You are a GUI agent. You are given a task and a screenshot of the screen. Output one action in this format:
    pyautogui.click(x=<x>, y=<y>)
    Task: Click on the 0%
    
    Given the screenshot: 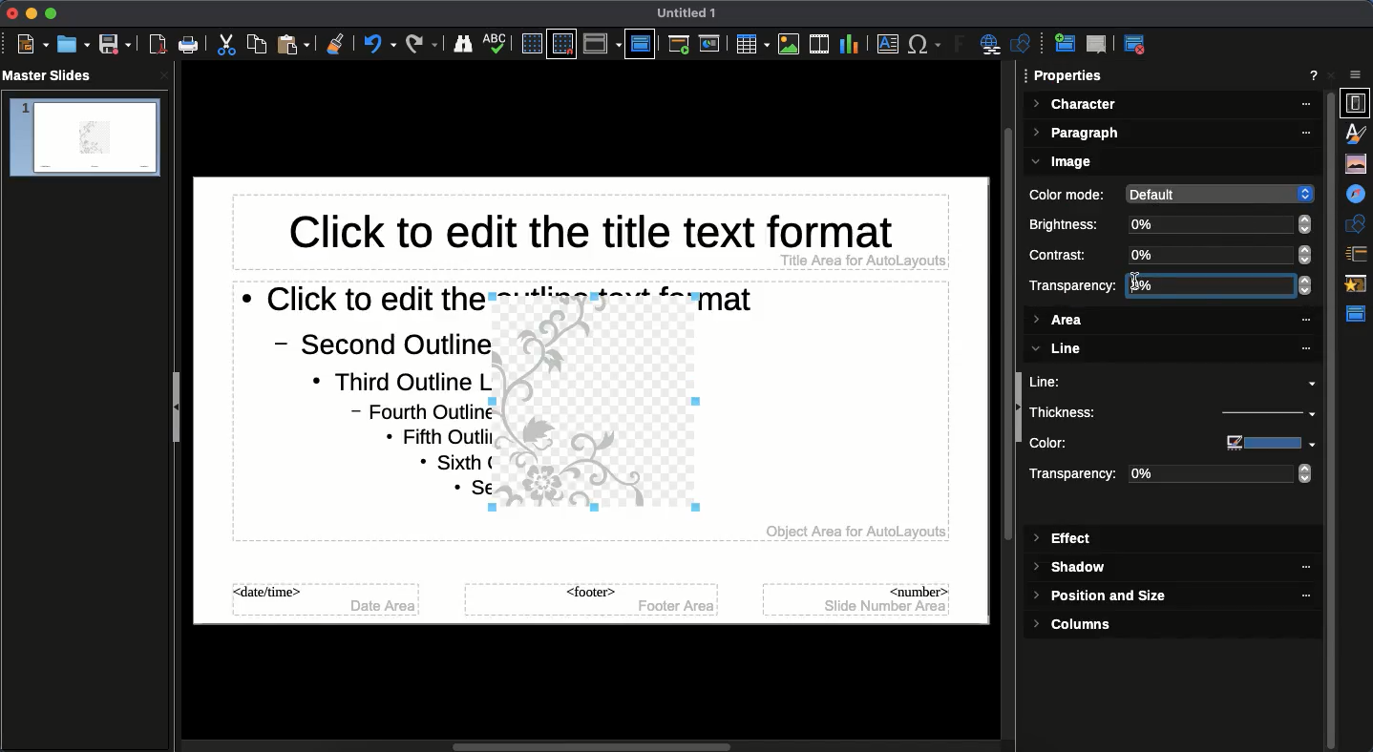 What is the action you would take?
    pyautogui.click(x=1219, y=224)
    